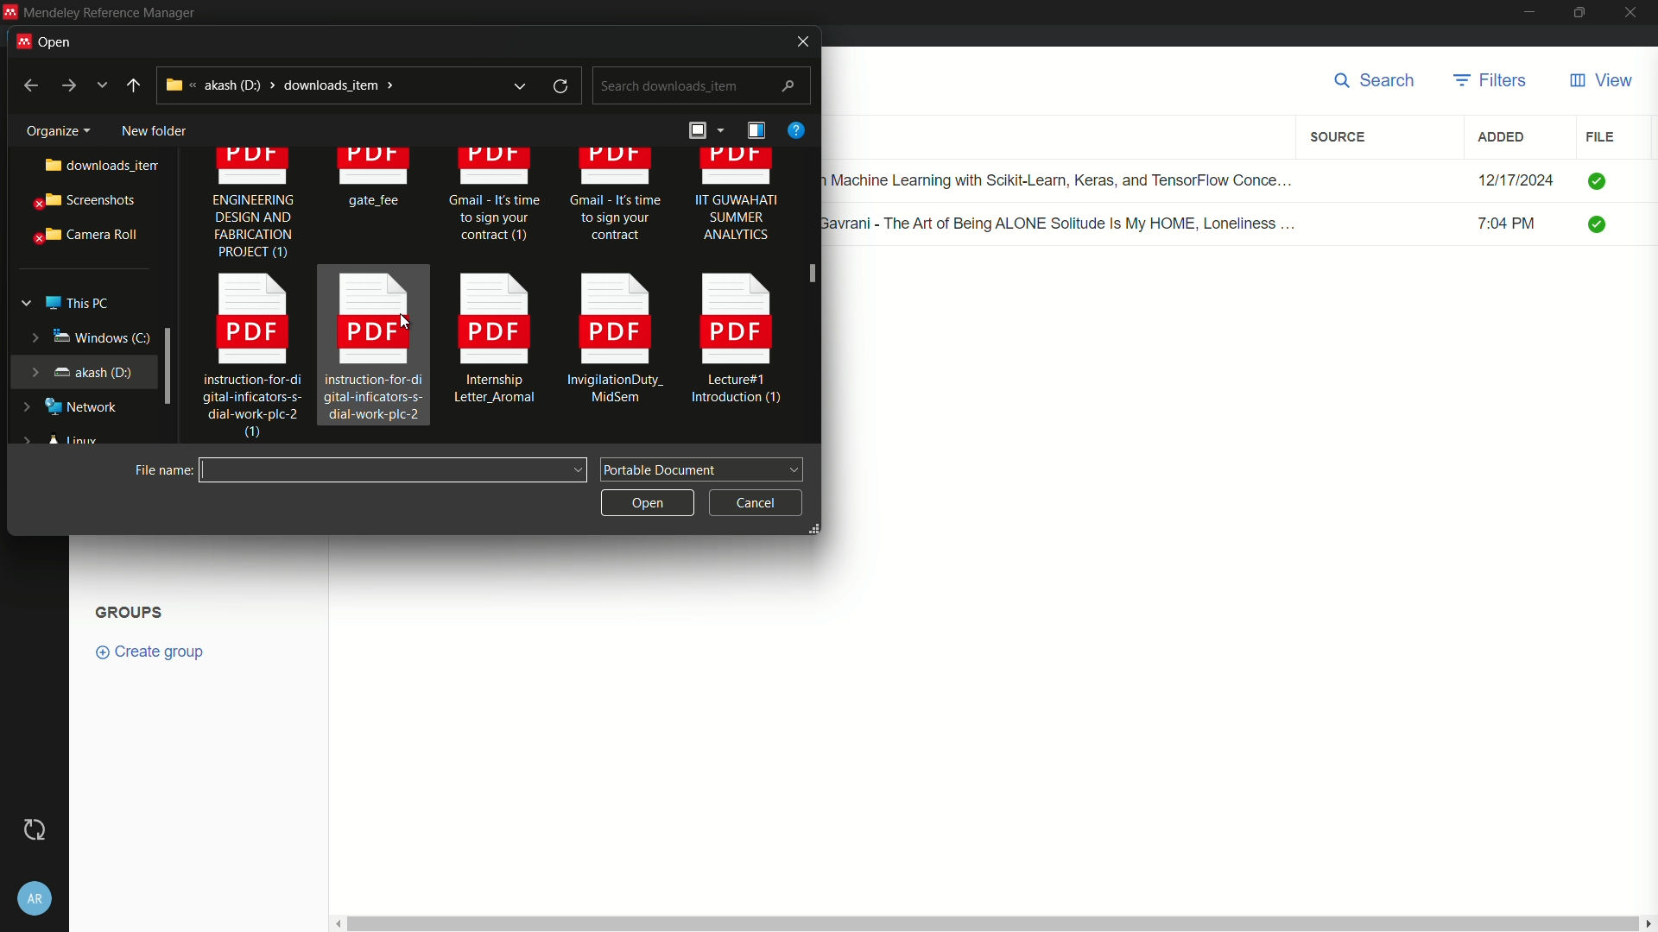  I want to click on back to, so click(25, 84).